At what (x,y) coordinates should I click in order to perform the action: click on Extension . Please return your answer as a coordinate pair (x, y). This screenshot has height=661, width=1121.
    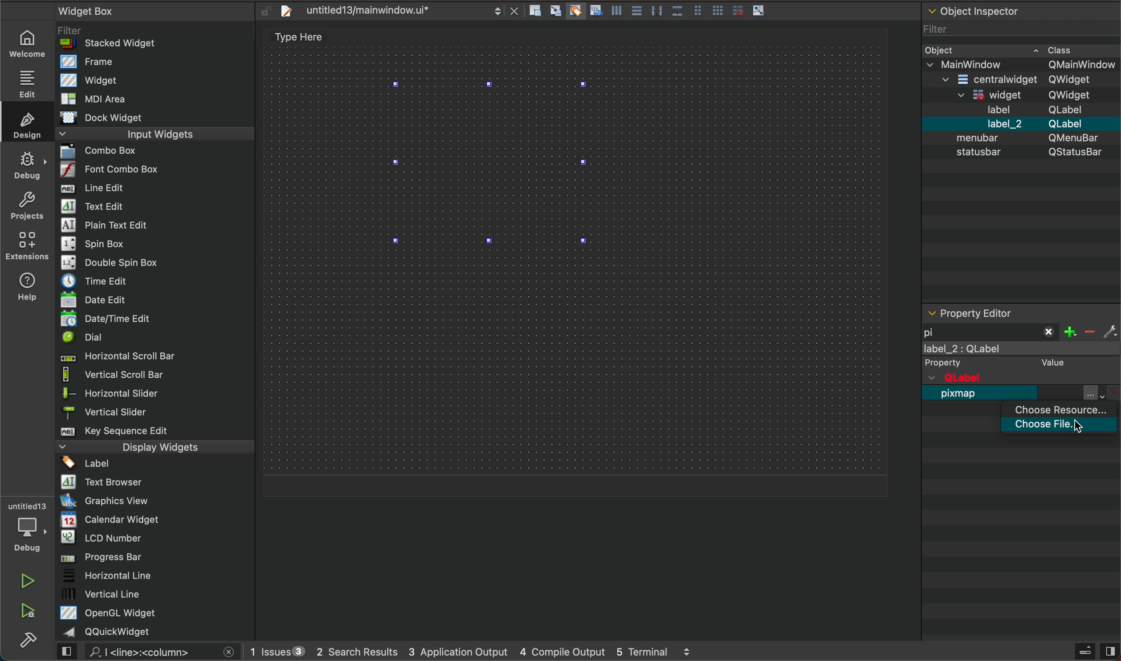
    Looking at the image, I should click on (27, 246).